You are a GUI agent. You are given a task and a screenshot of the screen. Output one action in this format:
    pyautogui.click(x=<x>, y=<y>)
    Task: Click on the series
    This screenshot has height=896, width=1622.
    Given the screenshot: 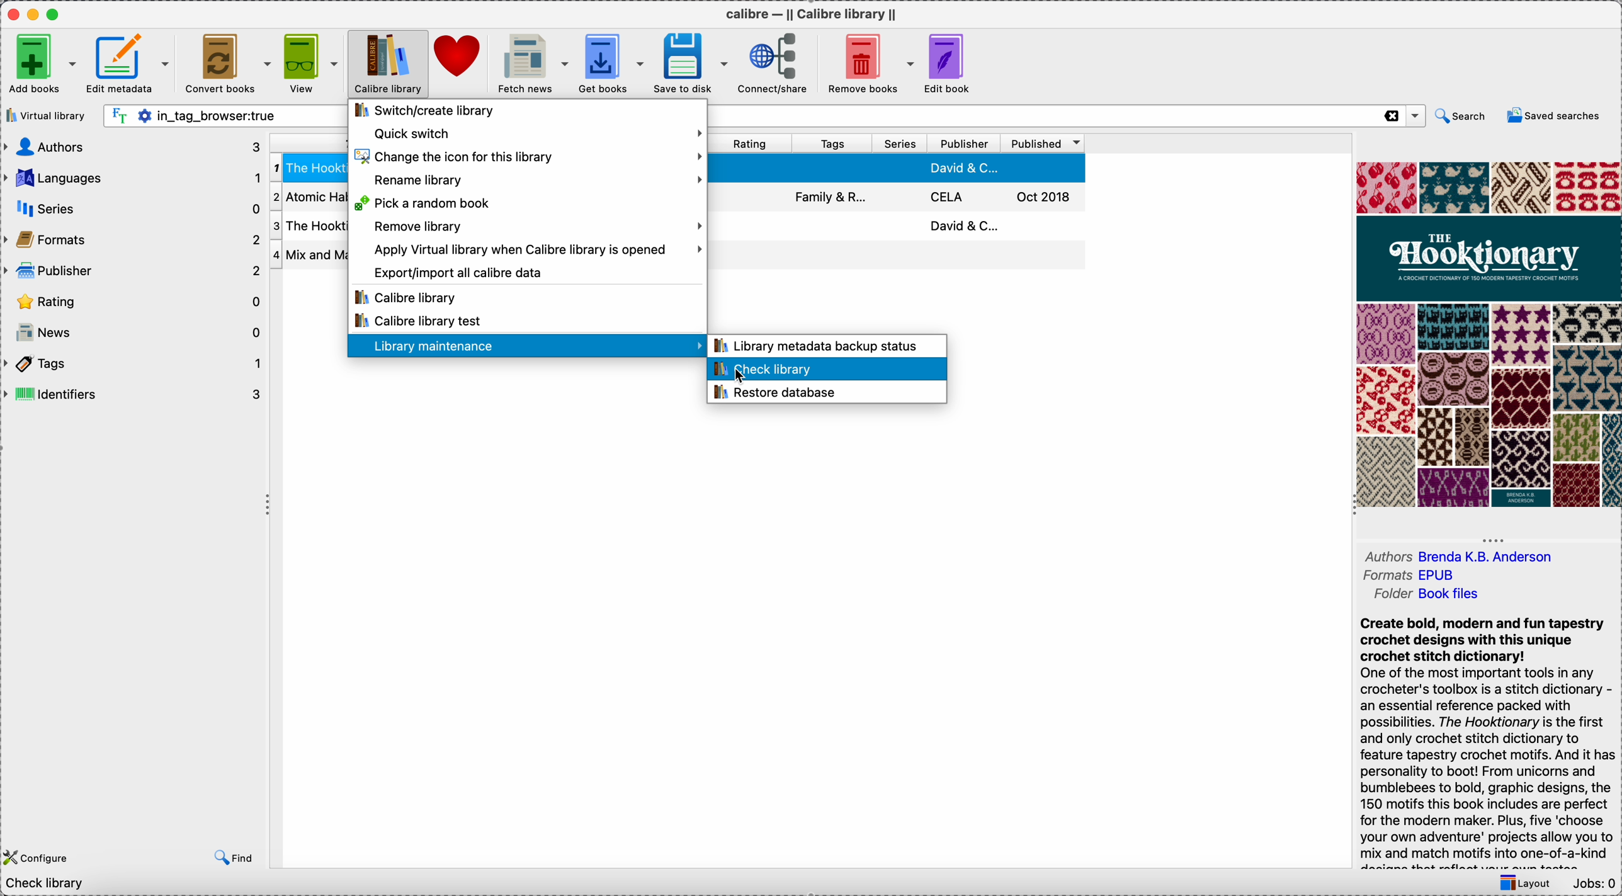 What is the action you would take?
    pyautogui.click(x=898, y=145)
    